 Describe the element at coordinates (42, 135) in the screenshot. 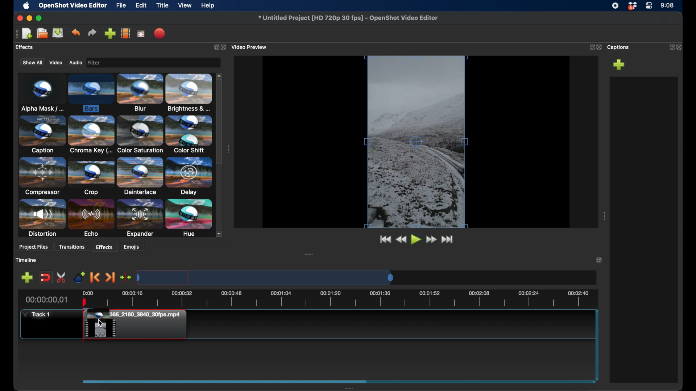

I see `caption` at that location.